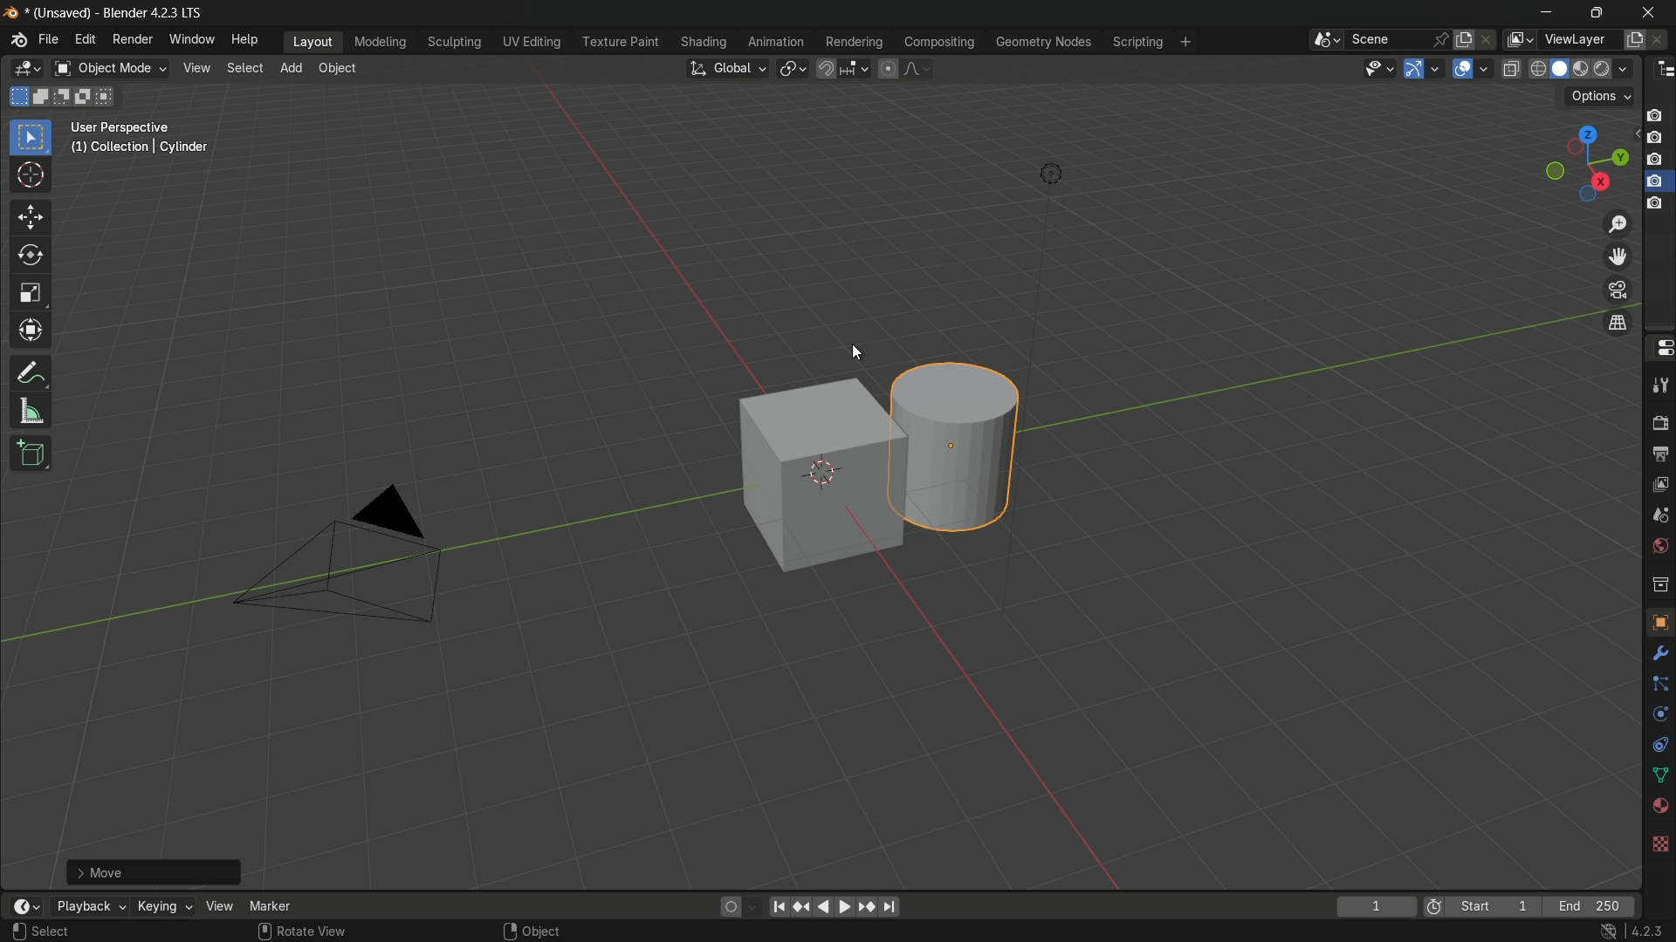 This screenshot has height=942, width=1676. What do you see at coordinates (1547, 14) in the screenshot?
I see `minimize` at bounding box center [1547, 14].